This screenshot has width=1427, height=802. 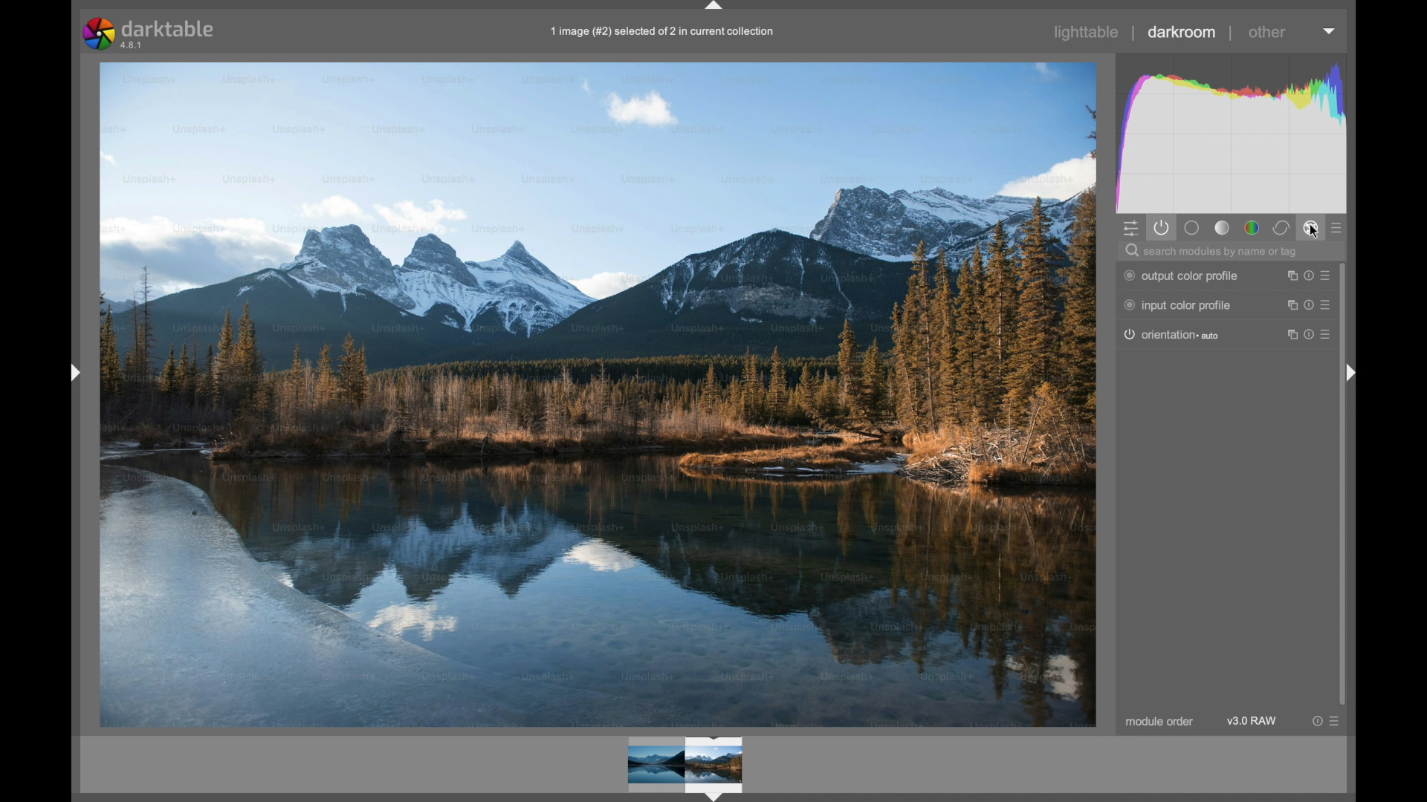 What do you see at coordinates (150, 33) in the screenshot?
I see `darktable 4.8.1` at bounding box center [150, 33].